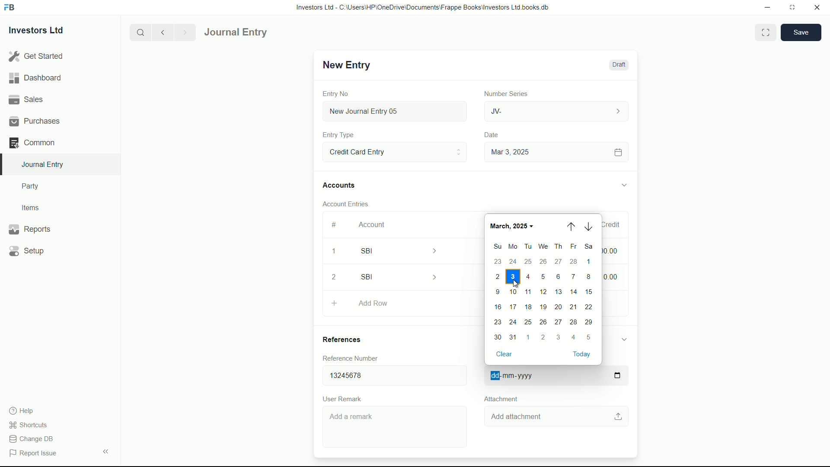 This screenshot has width=830, height=467. What do you see at coordinates (399, 304) in the screenshot?
I see `Add Row` at bounding box center [399, 304].